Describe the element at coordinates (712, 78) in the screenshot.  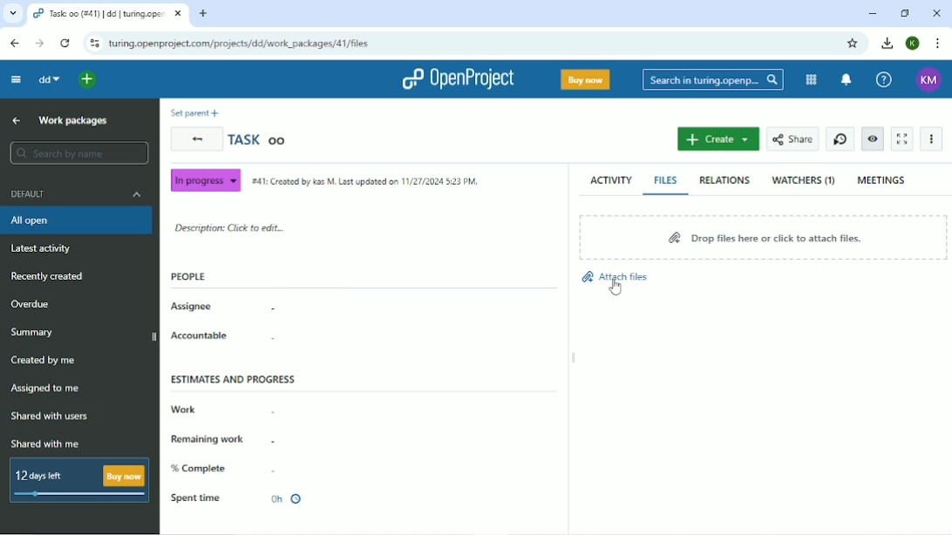
I see `Search` at that location.